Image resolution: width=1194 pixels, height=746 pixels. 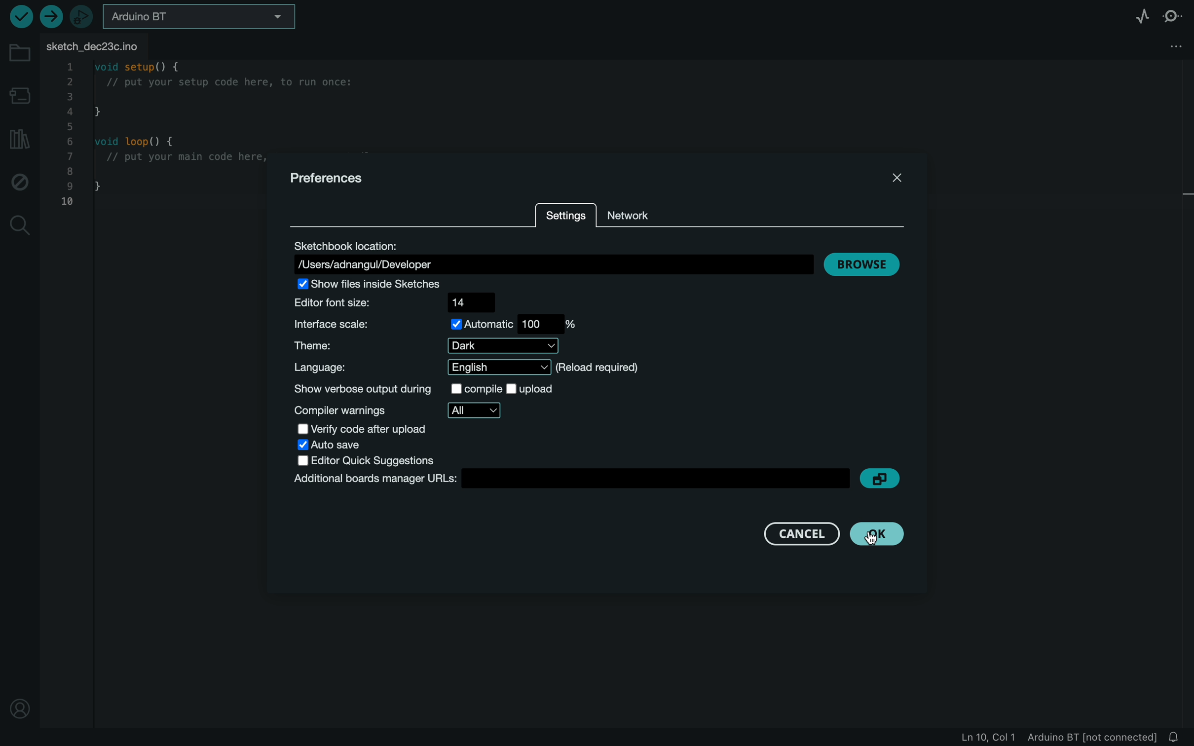 What do you see at coordinates (158, 141) in the screenshot?
I see `code` at bounding box center [158, 141].